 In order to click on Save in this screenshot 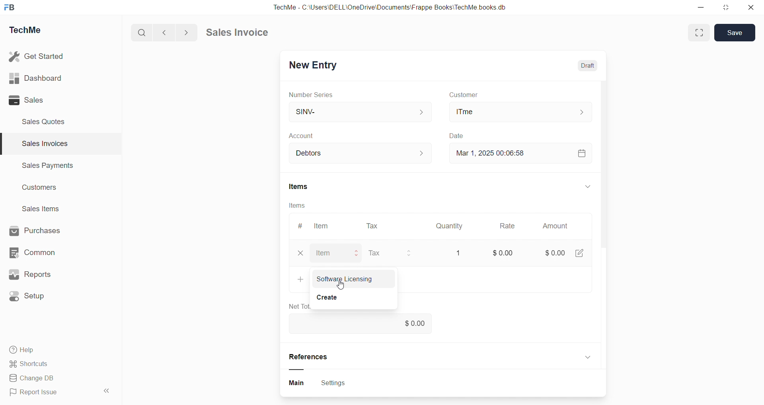, I will do `click(737, 32)`.